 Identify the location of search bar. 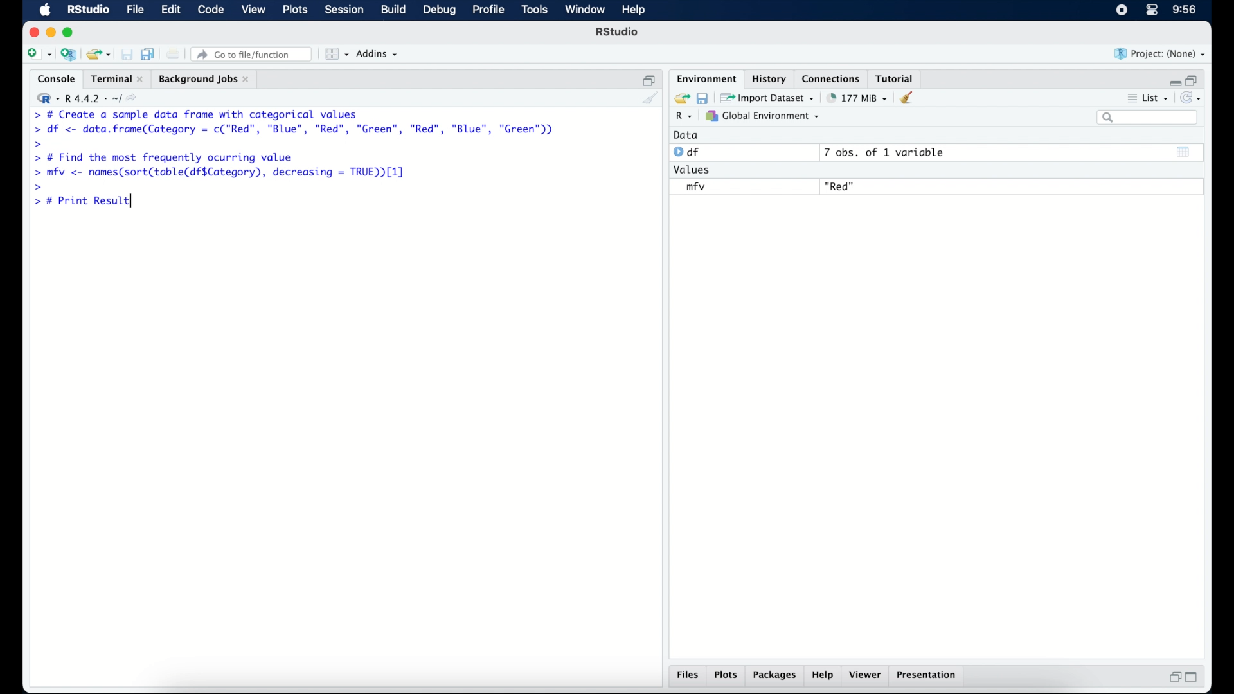
(1149, 119).